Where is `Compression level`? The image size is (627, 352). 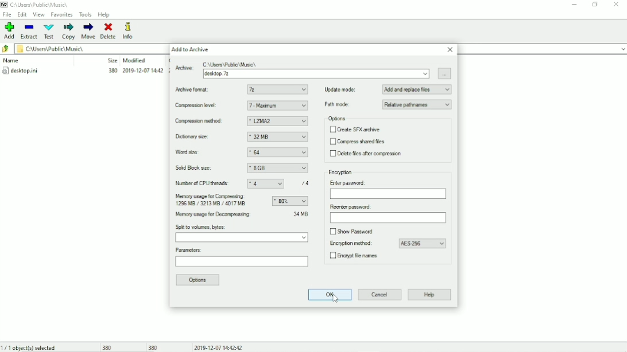
Compression level is located at coordinates (199, 106).